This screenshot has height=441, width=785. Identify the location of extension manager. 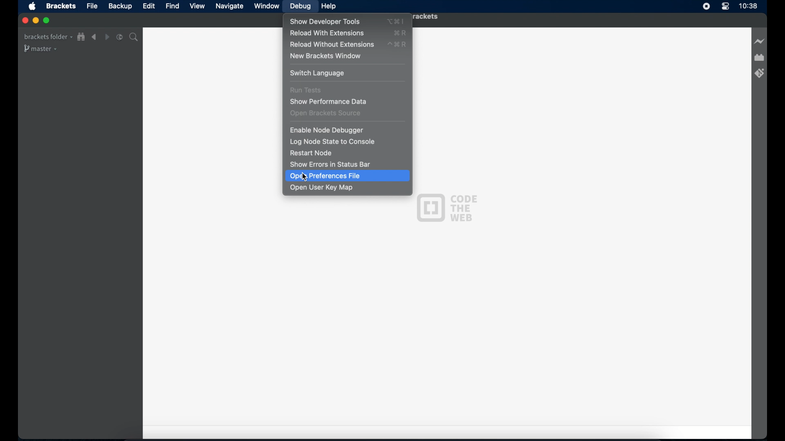
(759, 58).